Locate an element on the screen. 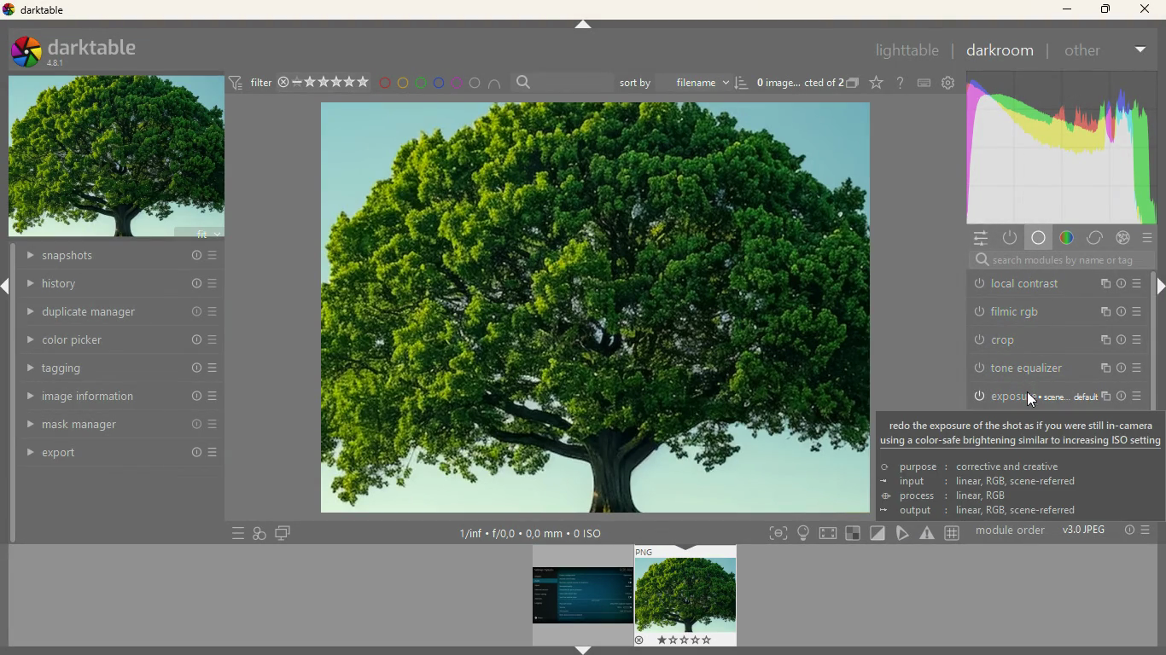 The width and height of the screenshot is (1166, 655). frame is located at coordinates (775, 532).